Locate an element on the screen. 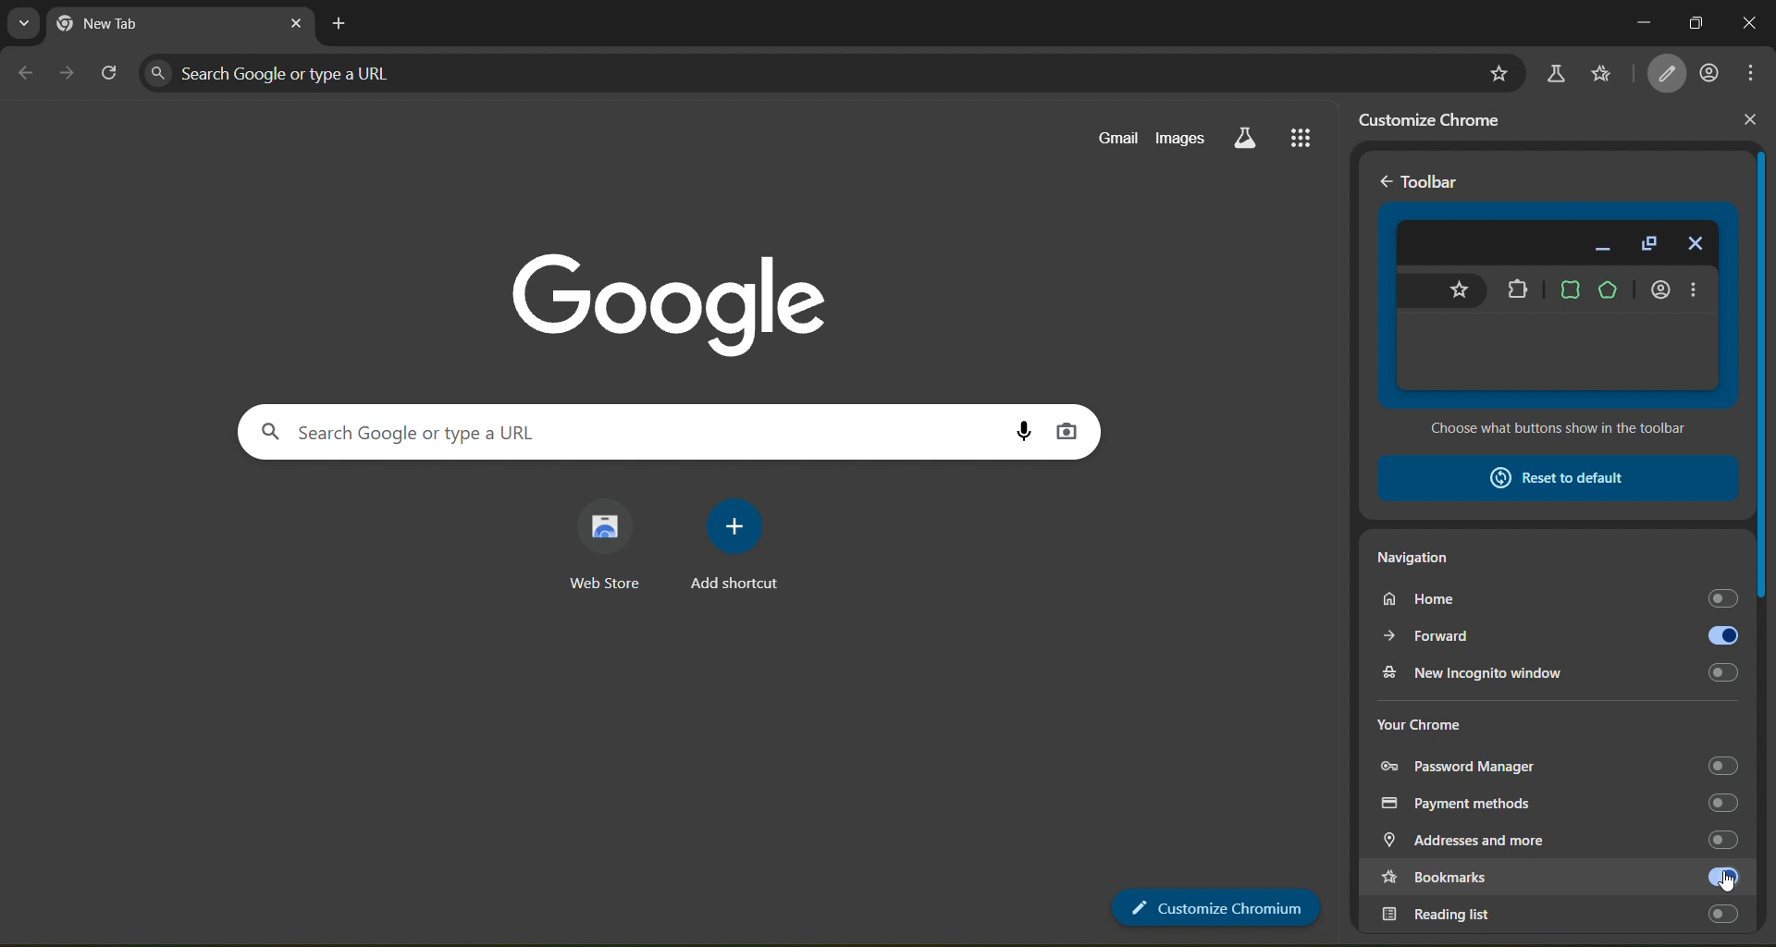 The height and width of the screenshot is (947, 1776). search labs is located at coordinates (1558, 69).